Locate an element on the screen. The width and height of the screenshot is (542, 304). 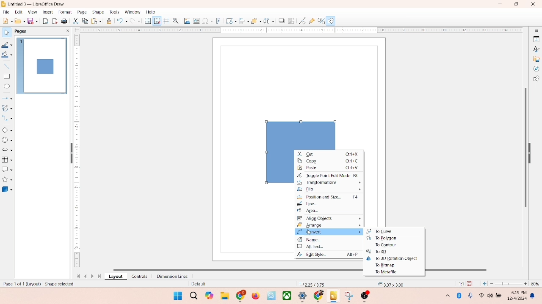
line is located at coordinates (308, 204).